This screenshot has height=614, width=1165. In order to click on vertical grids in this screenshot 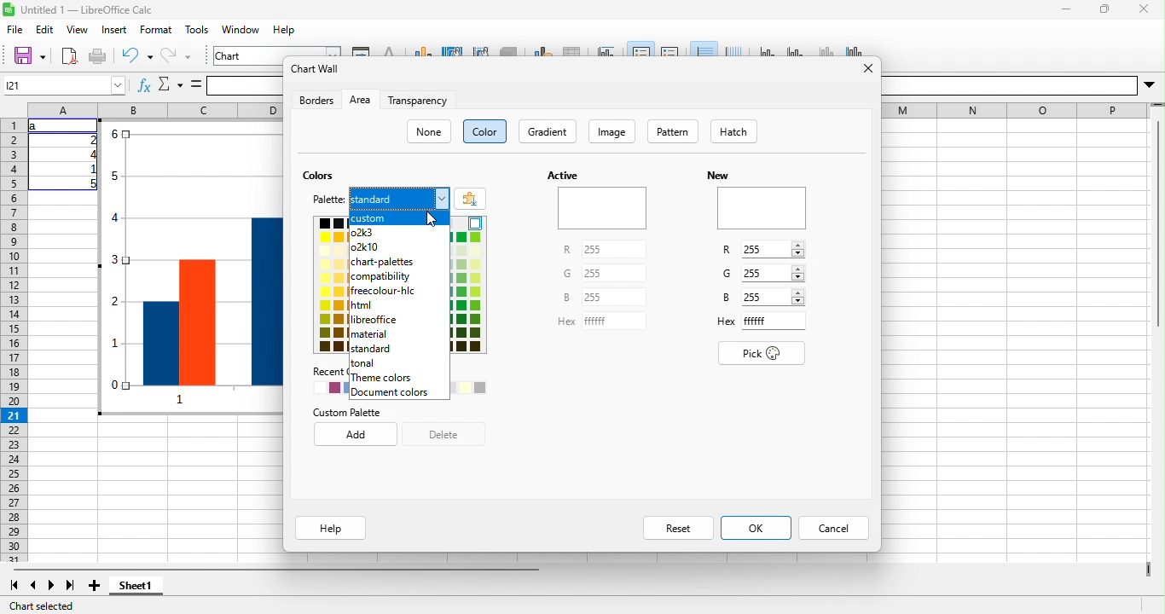, I will do `click(733, 49)`.